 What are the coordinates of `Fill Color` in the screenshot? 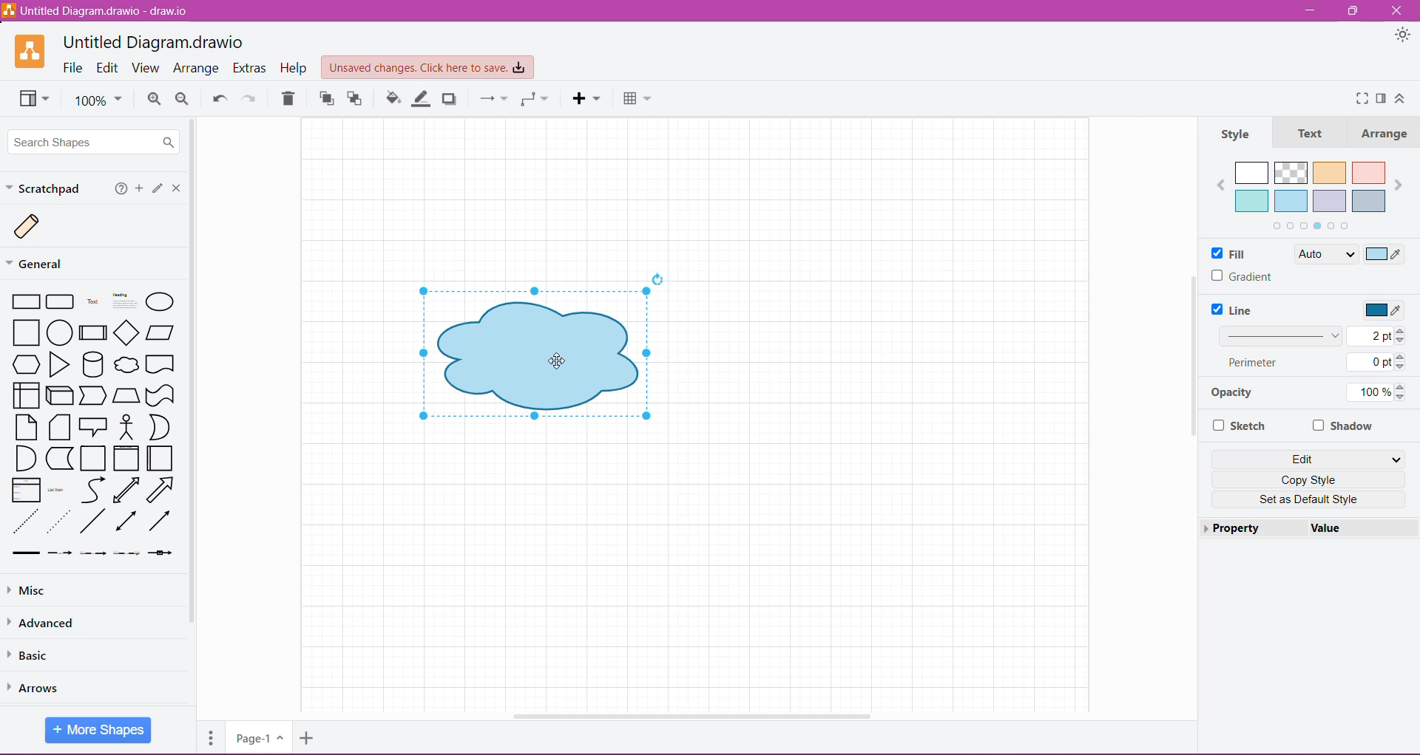 It's located at (393, 99).